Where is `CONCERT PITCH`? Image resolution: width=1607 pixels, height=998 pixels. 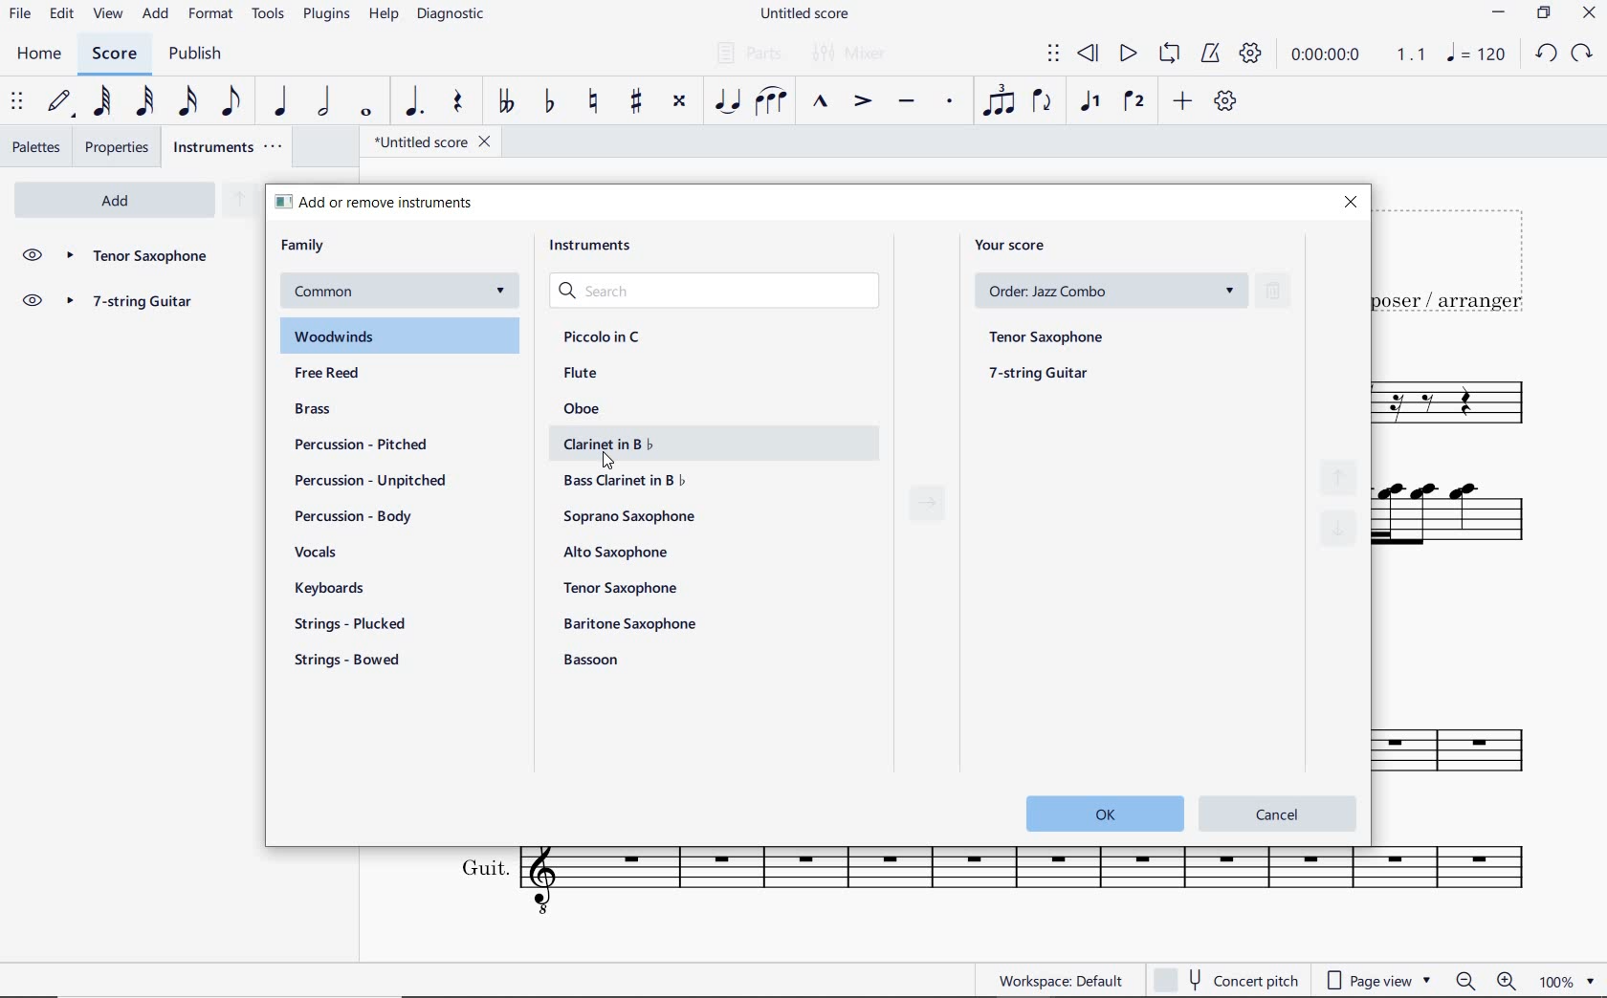 CONCERT PITCH is located at coordinates (1224, 980).